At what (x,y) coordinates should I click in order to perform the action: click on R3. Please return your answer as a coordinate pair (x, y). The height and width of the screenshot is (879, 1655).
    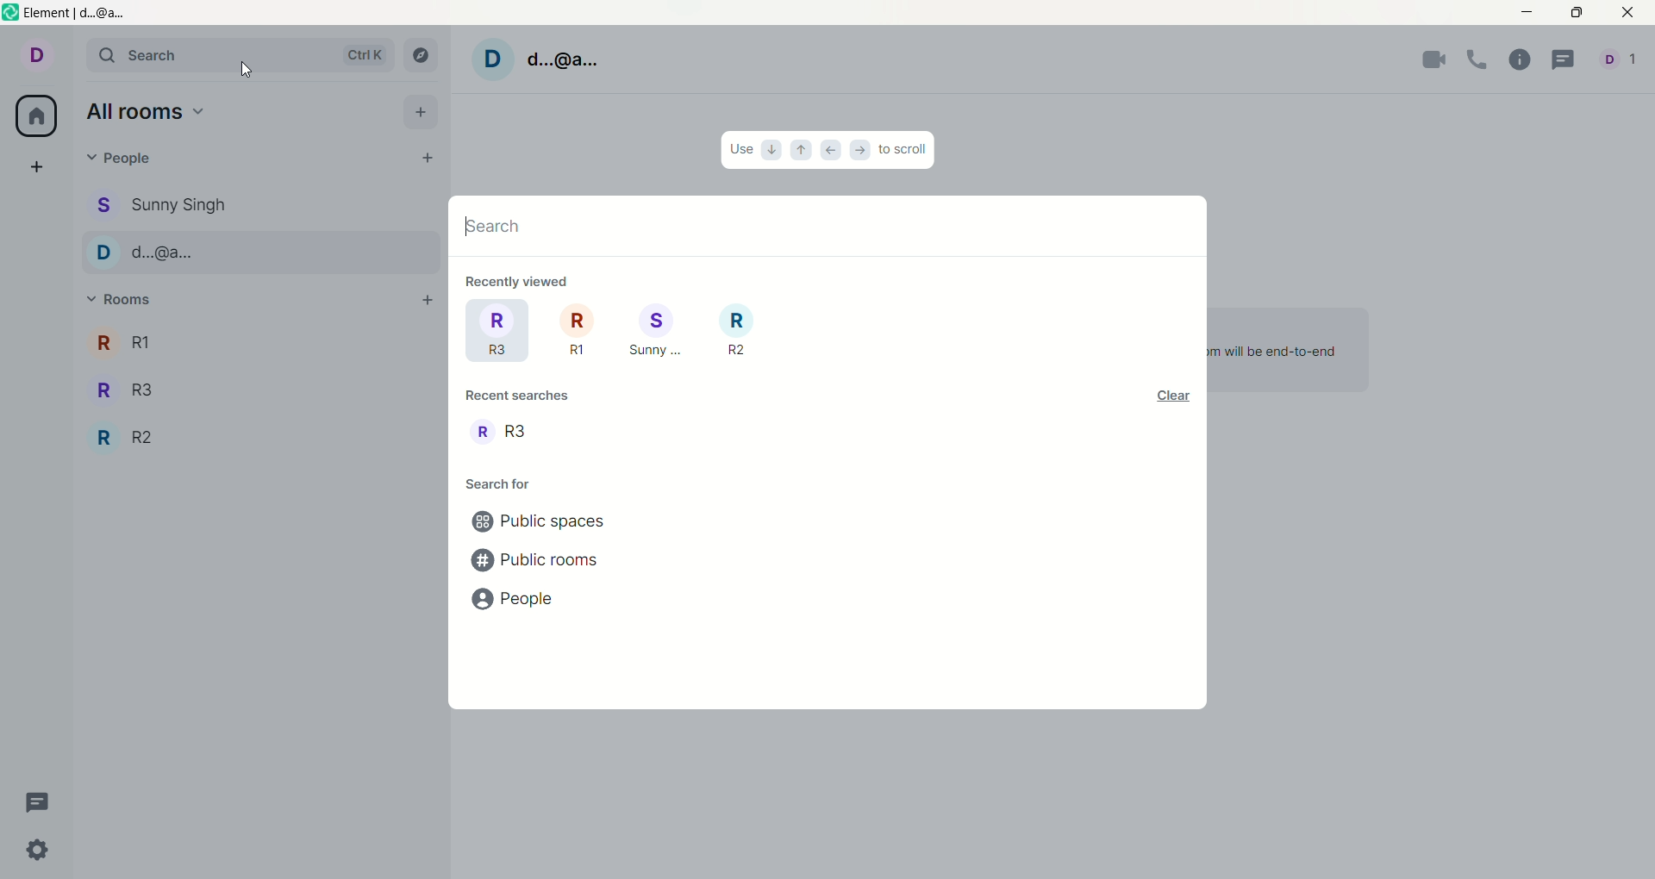
    Looking at the image, I should click on (122, 388).